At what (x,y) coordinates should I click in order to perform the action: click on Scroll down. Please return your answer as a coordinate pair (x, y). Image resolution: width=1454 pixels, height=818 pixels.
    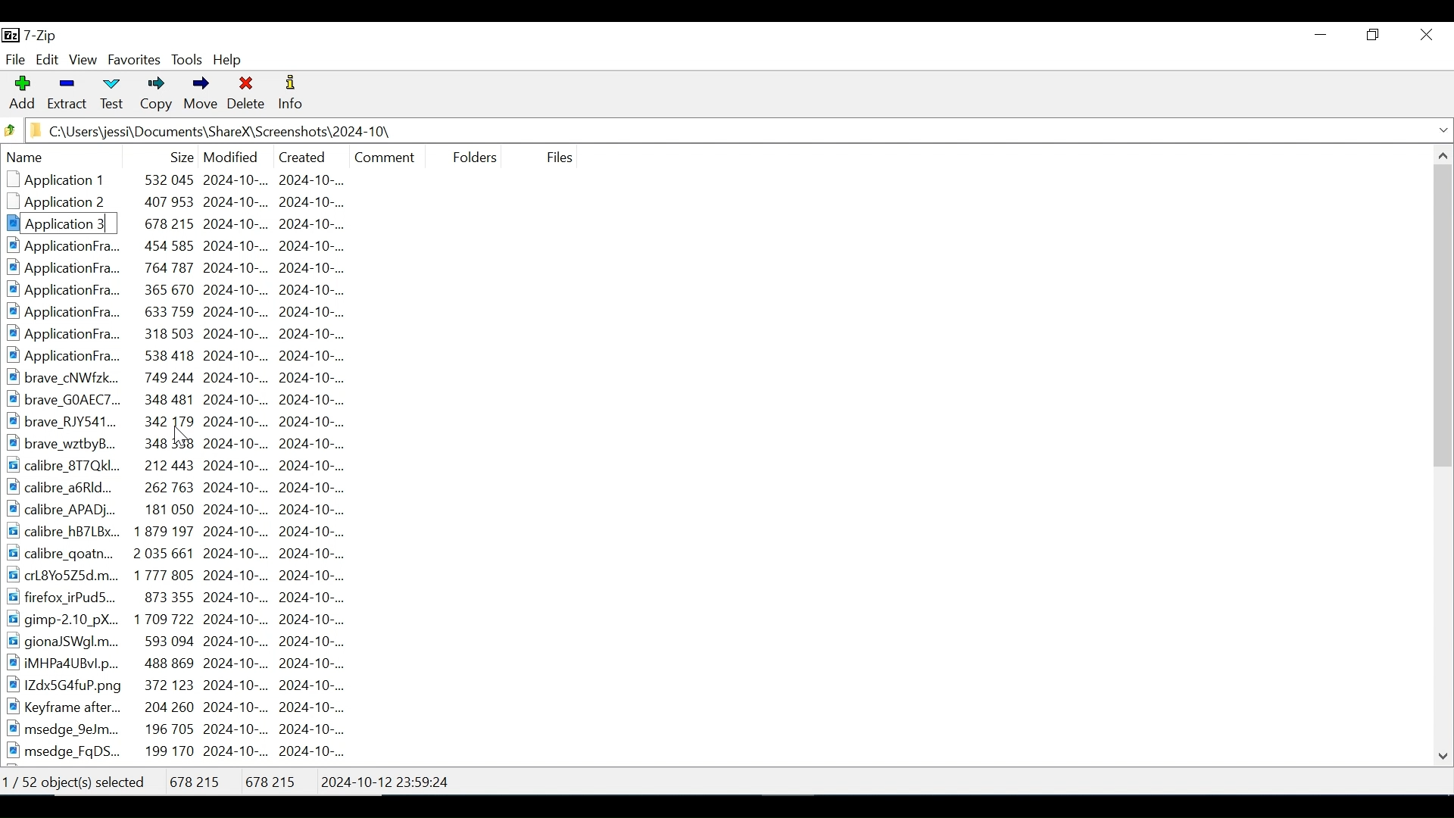
    Looking at the image, I should click on (1444, 754).